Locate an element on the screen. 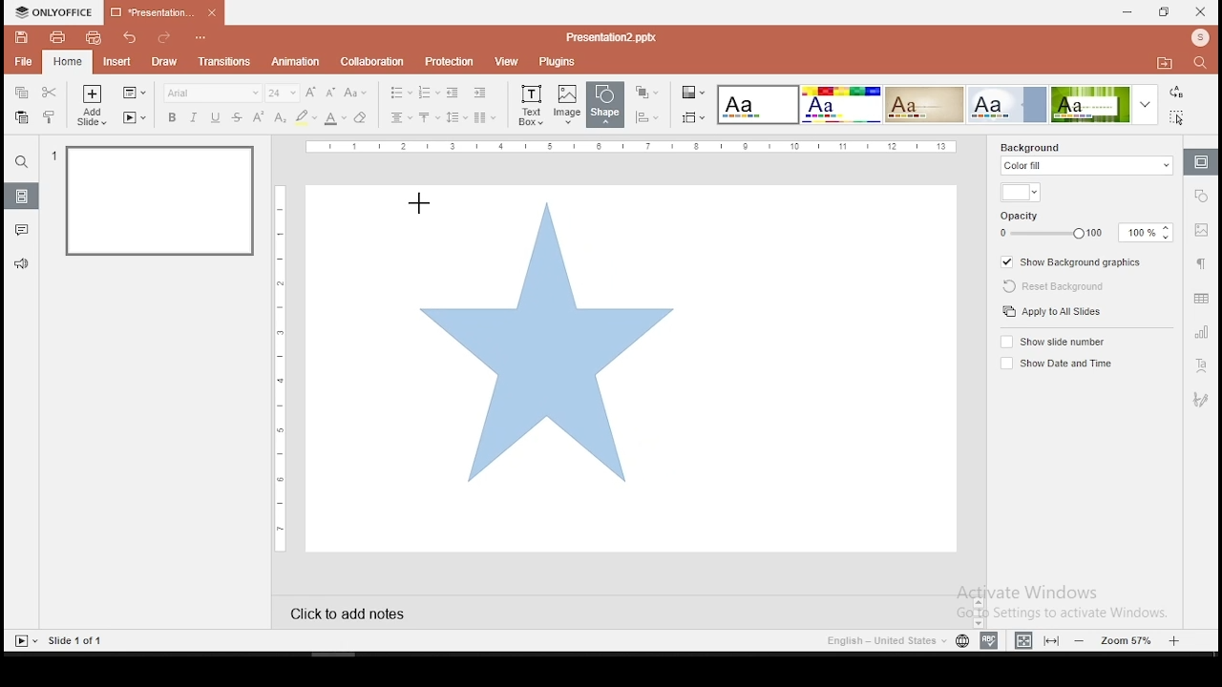  vertical alignment is located at coordinates (428, 118).